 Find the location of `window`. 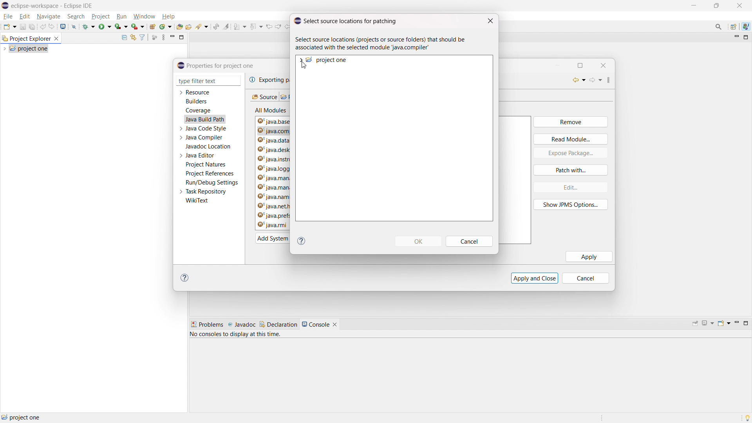

window is located at coordinates (144, 17).